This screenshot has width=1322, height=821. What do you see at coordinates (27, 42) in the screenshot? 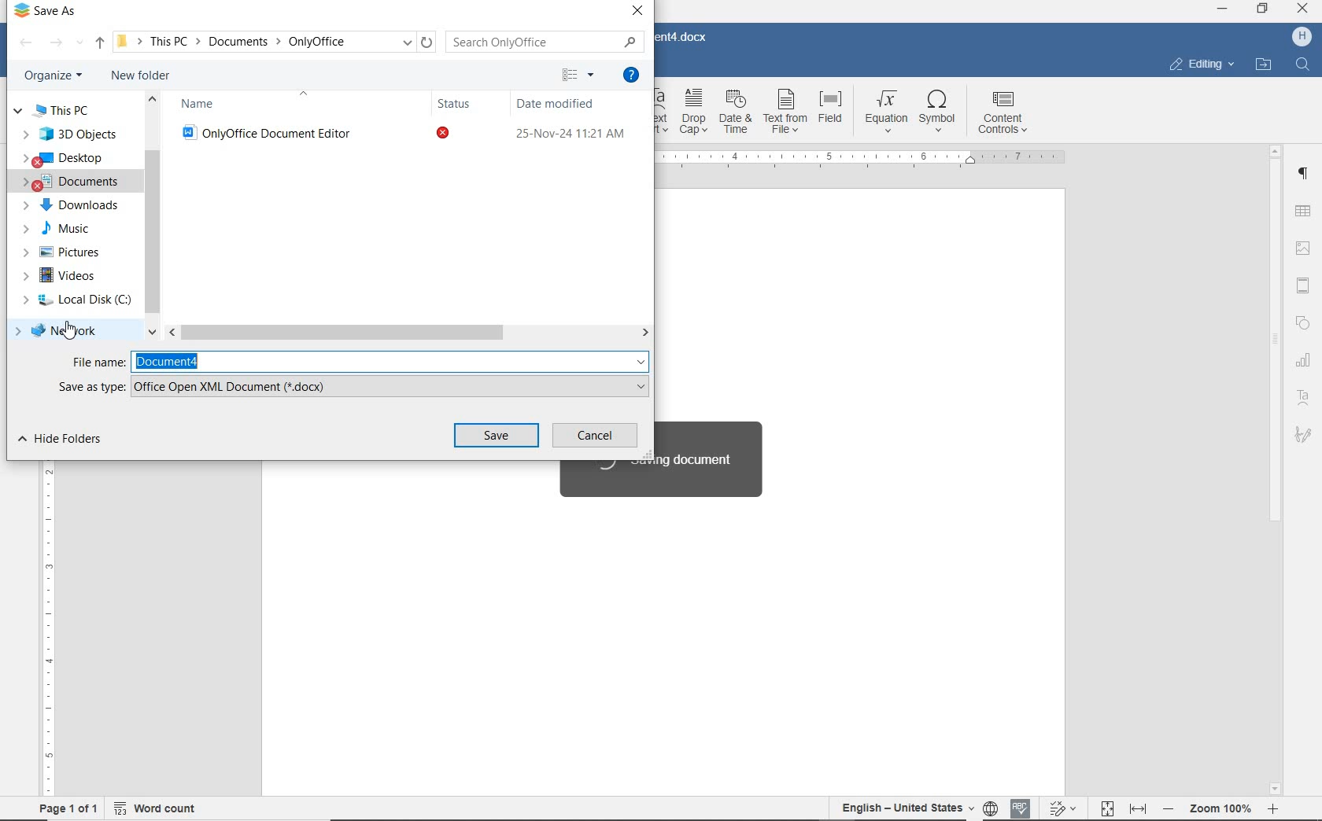
I see `backward` at bounding box center [27, 42].